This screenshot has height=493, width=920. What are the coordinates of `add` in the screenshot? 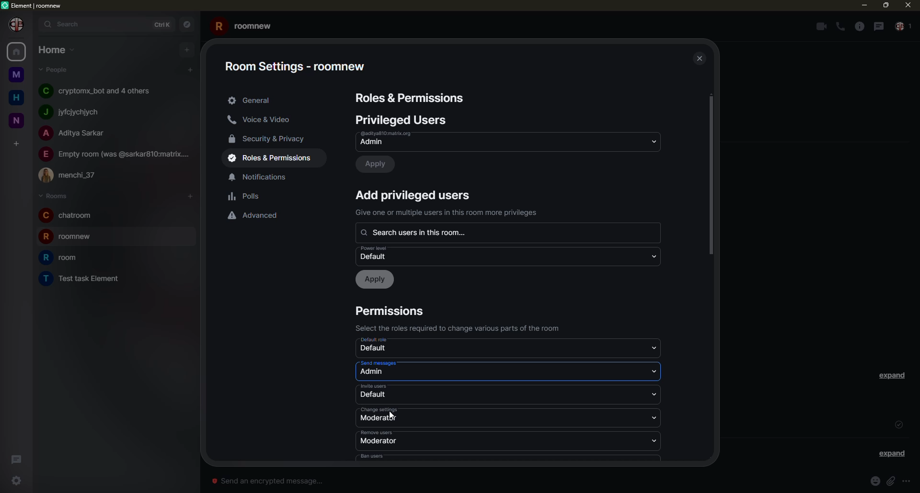 It's located at (189, 196).